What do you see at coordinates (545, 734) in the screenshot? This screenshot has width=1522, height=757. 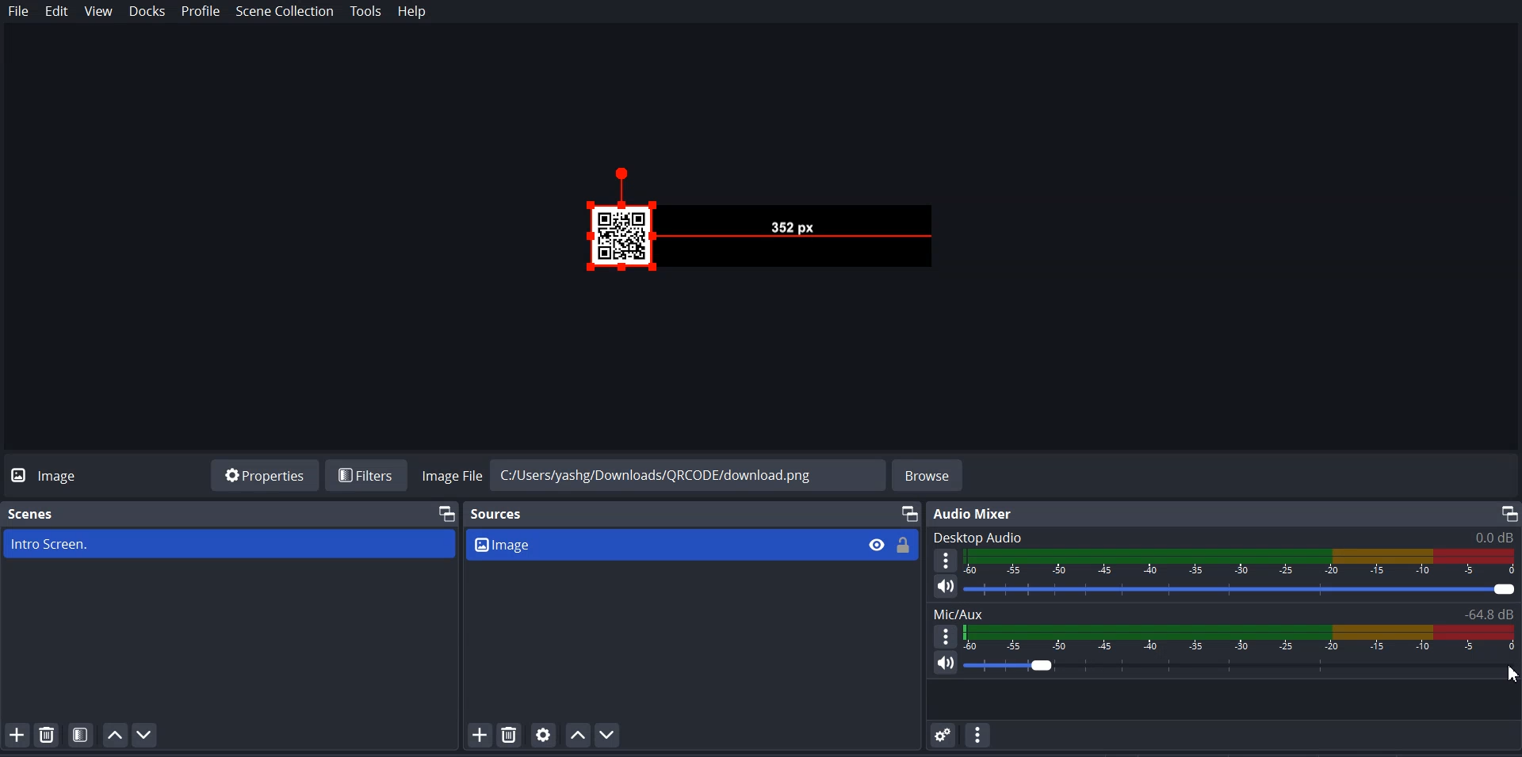 I see `Open source Properties` at bounding box center [545, 734].